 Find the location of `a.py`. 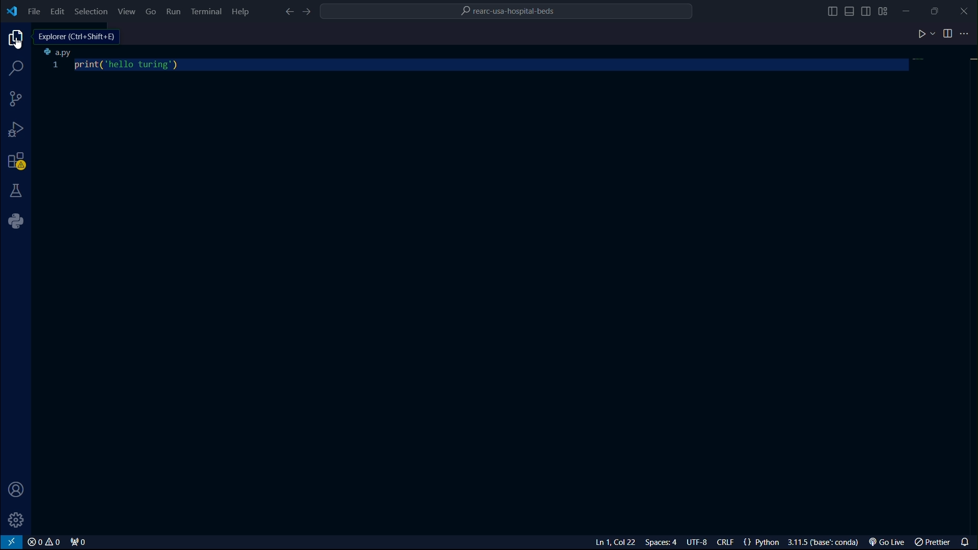

a.py is located at coordinates (61, 52).